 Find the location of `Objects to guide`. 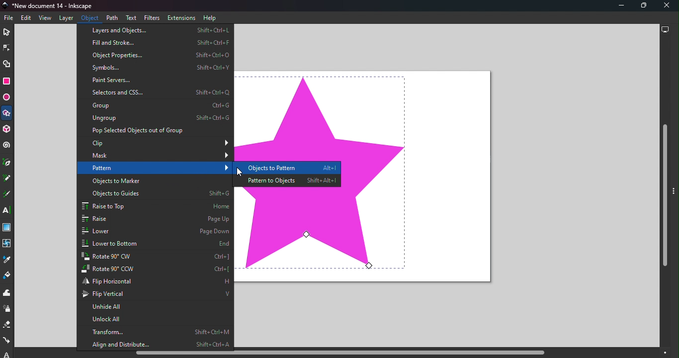

Objects to guide is located at coordinates (158, 194).